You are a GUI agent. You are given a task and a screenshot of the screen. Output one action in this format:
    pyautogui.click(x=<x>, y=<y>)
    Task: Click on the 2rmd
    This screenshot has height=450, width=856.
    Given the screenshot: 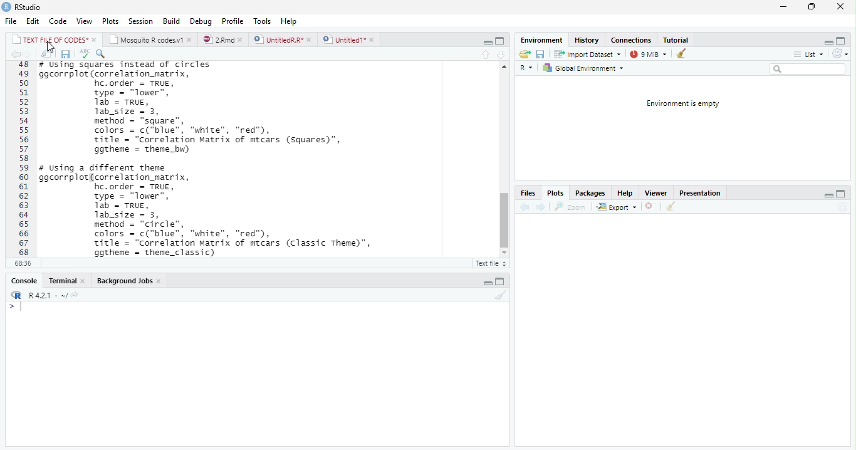 What is the action you would take?
    pyautogui.click(x=223, y=39)
    